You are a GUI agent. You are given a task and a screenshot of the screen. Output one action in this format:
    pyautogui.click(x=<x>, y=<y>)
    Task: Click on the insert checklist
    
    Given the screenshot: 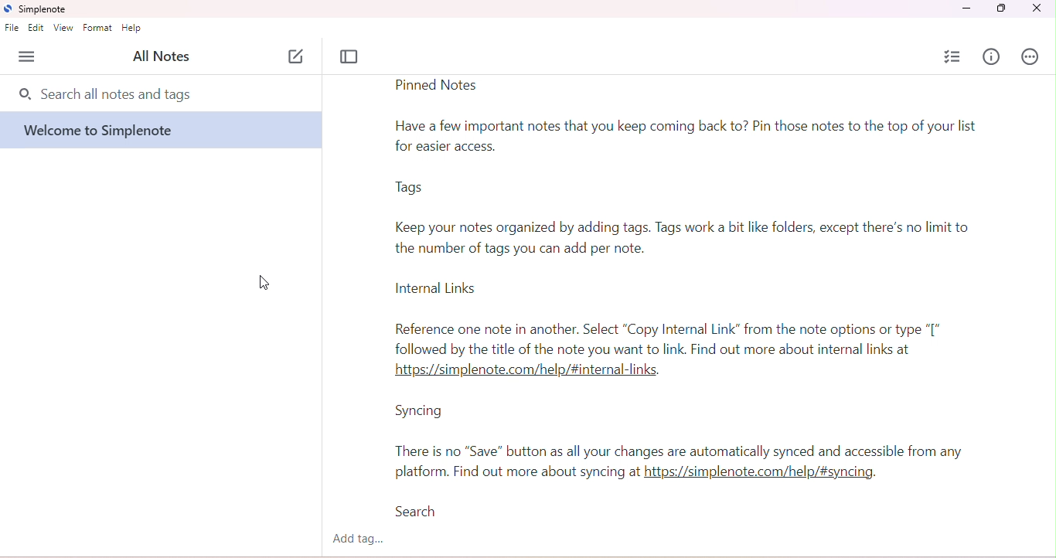 What is the action you would take?
    pyautogui.click(x=954, y=57)
    